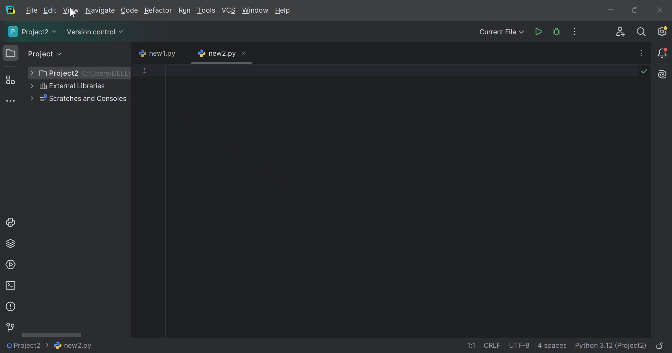  Describe the element at coordinates (12, 326) in the screenshot. I see `Version Control` at that location.